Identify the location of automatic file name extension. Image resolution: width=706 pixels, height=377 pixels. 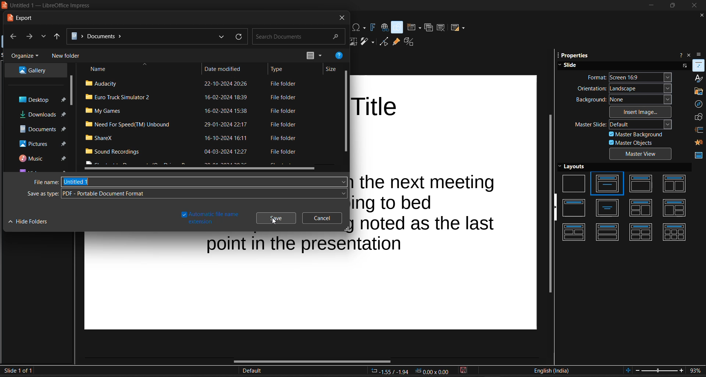
(209, 218).